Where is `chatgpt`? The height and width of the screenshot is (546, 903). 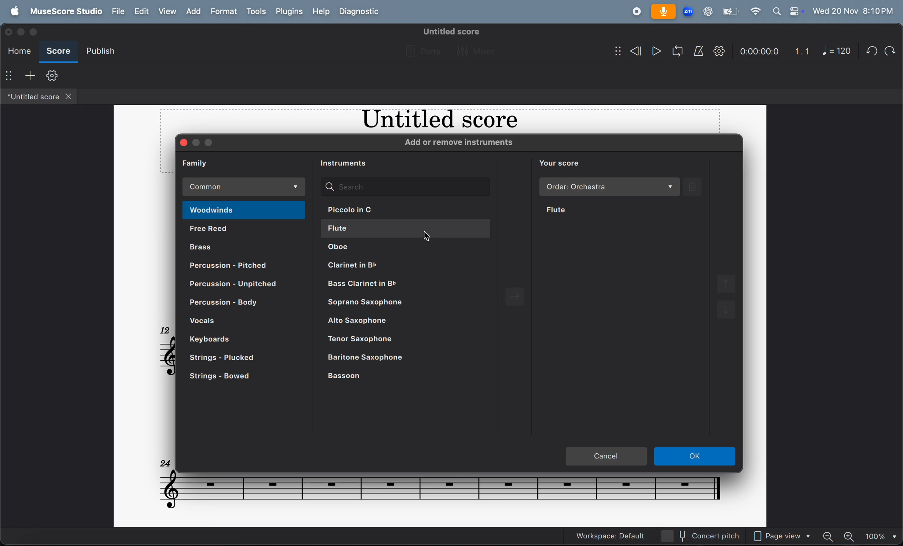 chatgpt is located at coordinates (708, 11).